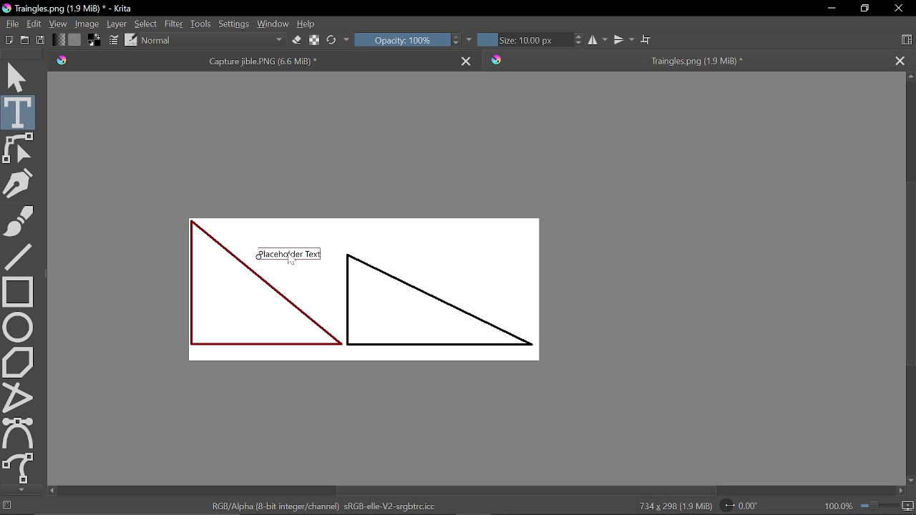 The width and height of the screenshot is (916, 515). Describe the element at coordinates (910, 480) in the screenshot. I see `Move down` at that location.